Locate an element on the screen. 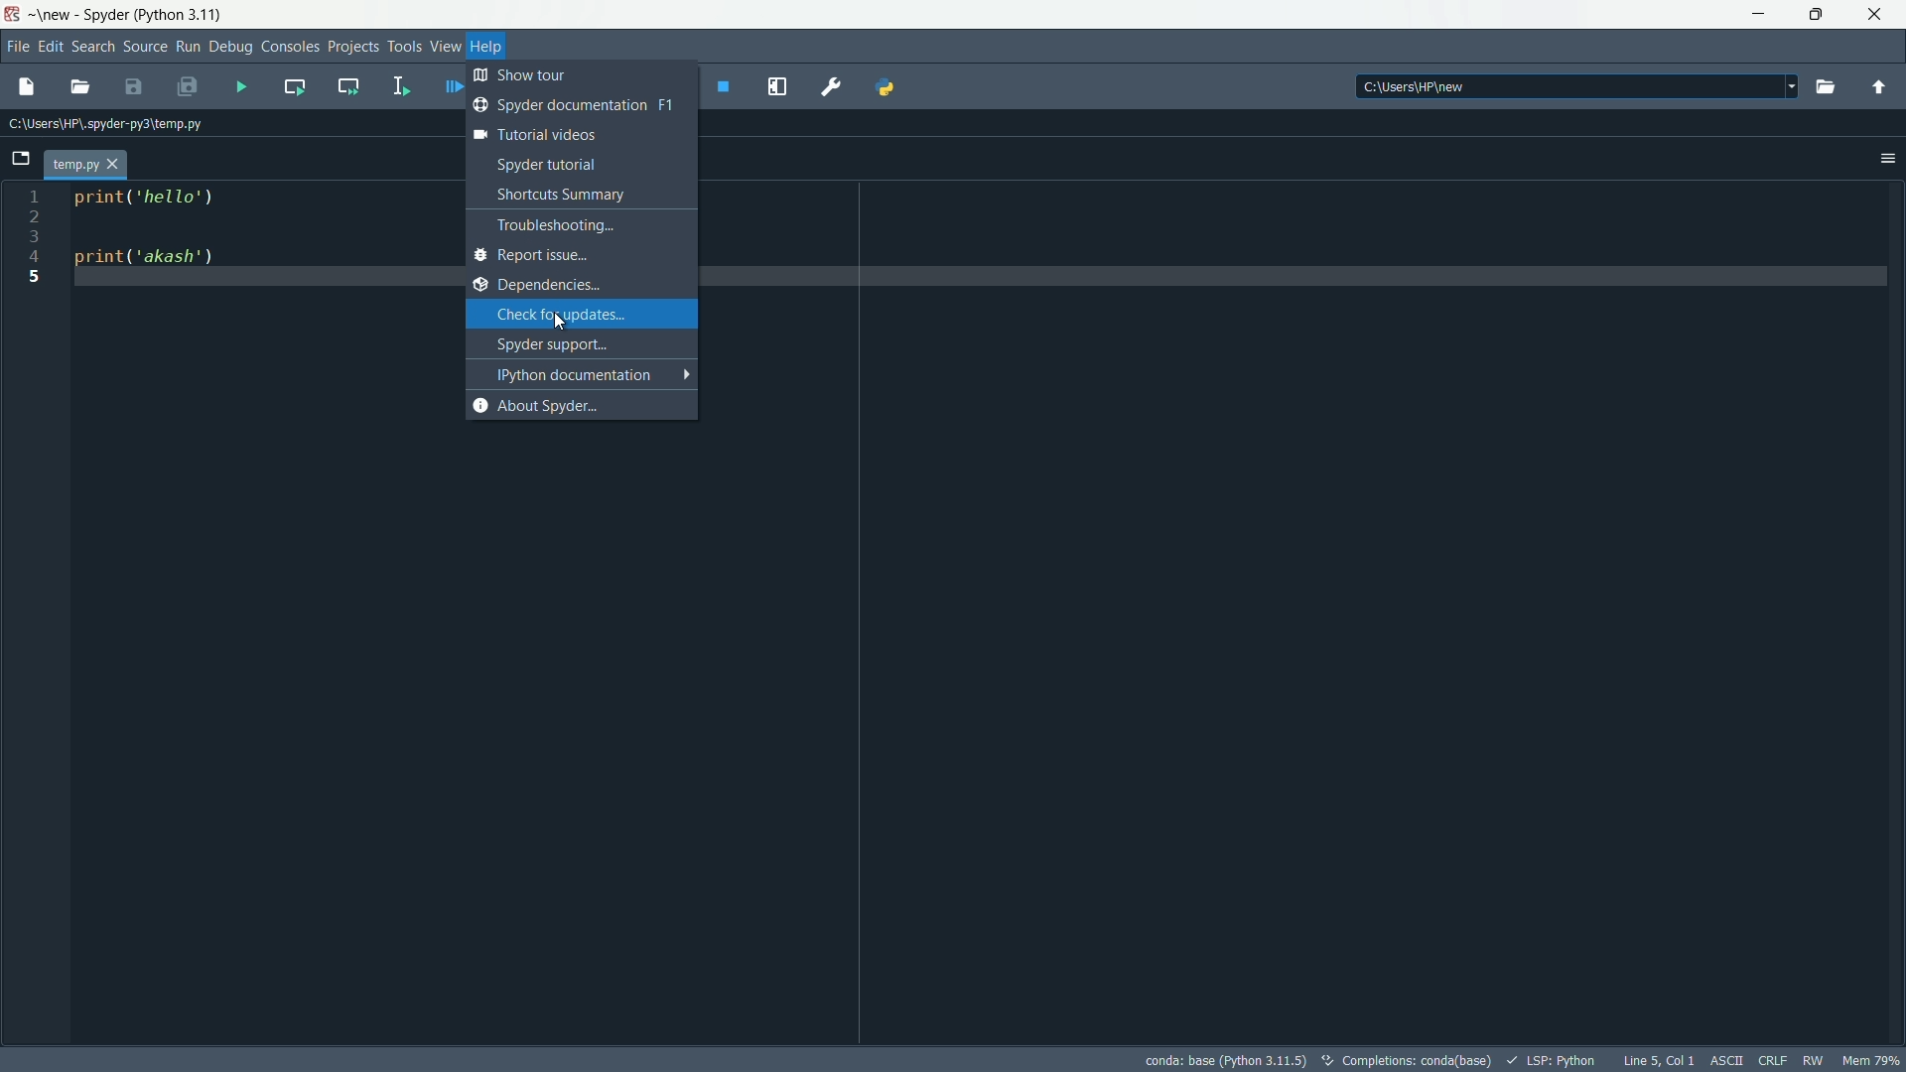  IPython documentation is located at coordinates (583, 375).